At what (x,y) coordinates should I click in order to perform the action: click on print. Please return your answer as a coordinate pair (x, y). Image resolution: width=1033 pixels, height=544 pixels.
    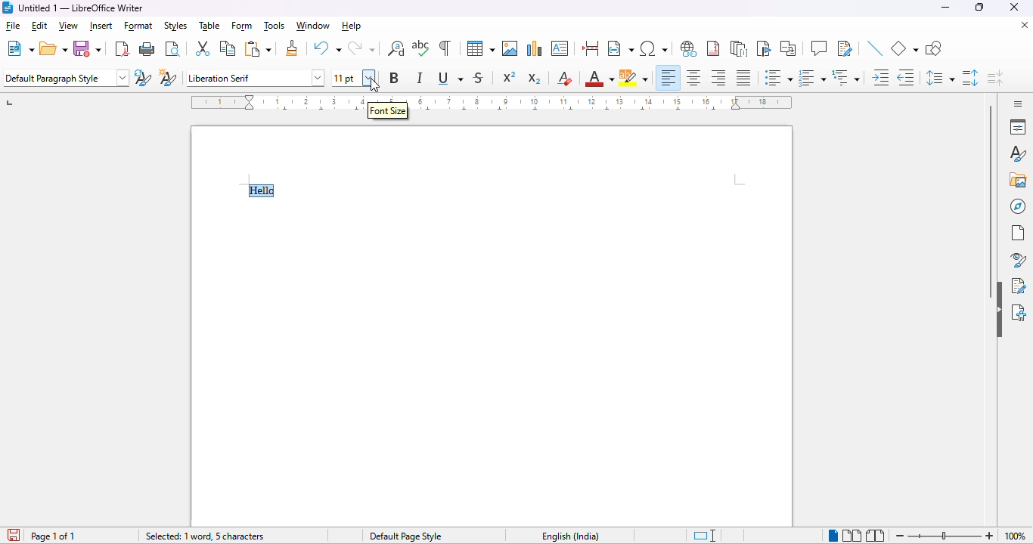
    Looking at the image, I should click on (148, 49).